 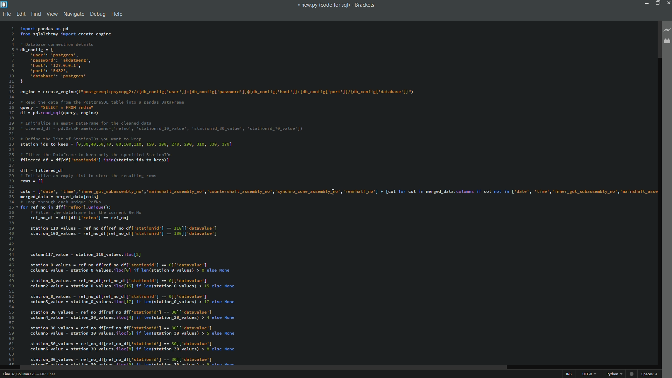 I want to click on file name, so click(x=324, y=5).